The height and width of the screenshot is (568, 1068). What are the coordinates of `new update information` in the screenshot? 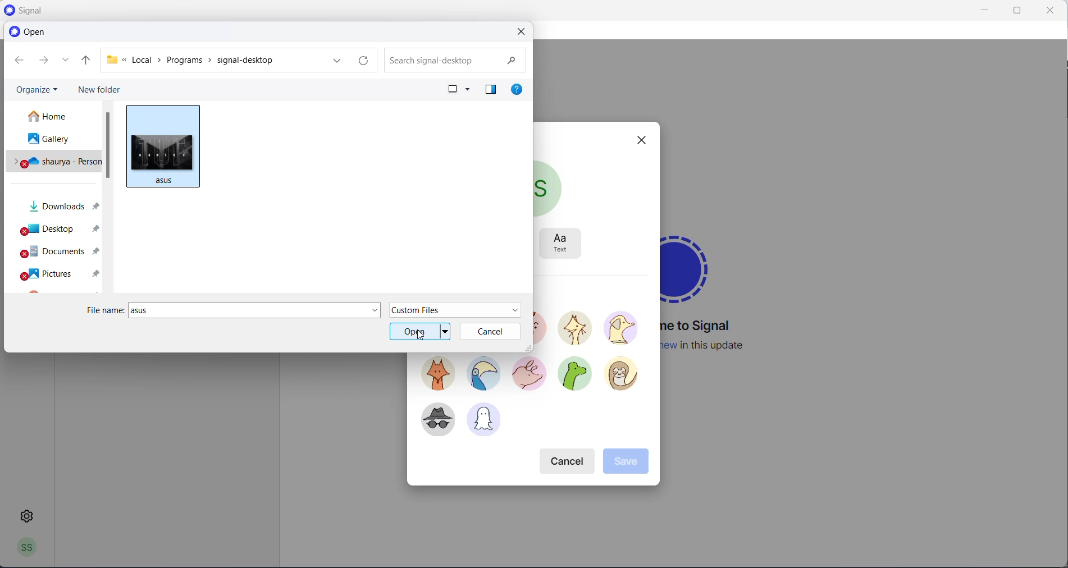 It's located at (712, 345).